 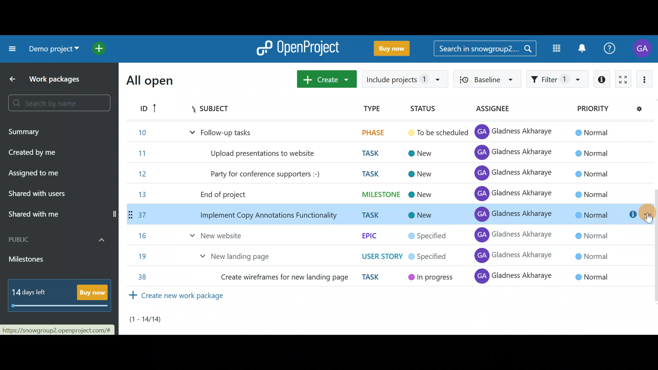 What do you see at coordinates (635, 109) in the screenshot?
I see `Configure view` at bounding box center [635, 109].